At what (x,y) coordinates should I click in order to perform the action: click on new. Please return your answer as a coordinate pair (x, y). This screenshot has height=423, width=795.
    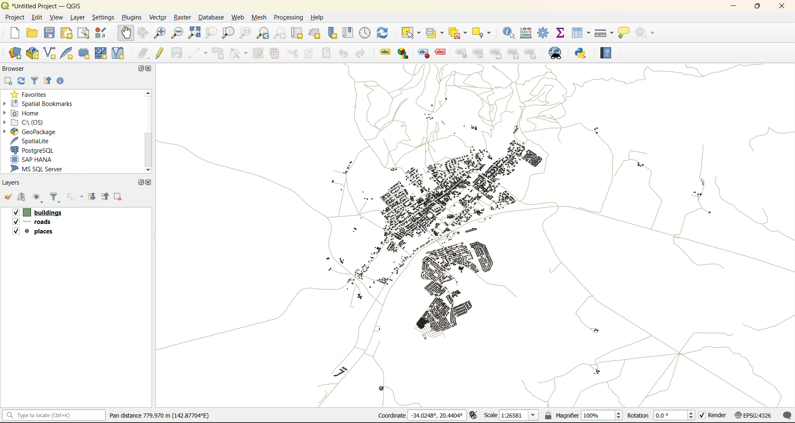
    Looking at the image, I should click on (10, 32).